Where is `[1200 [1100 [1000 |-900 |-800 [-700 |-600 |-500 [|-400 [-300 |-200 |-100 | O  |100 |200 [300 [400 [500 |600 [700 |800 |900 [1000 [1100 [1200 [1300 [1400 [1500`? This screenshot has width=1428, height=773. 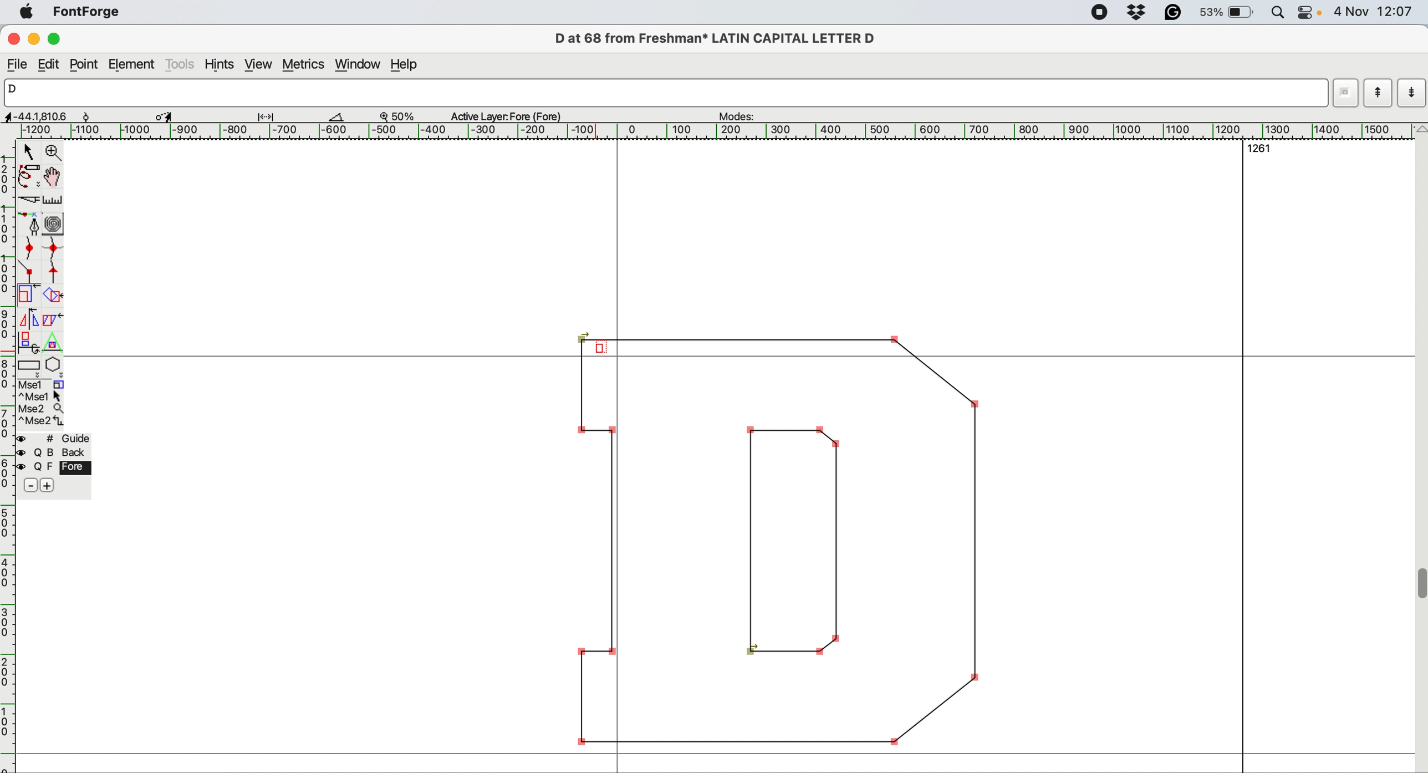 [1200 [1100 [1000 |-900 |-800 [-700 |-600 |-500 [|-400 [-300 |-200 |-100 | O  |100 |200 [300 [400 [500 |600 [700 |800 |900 [1000 [1100 [1200 [1300 [1400 [1500 is located at coordinates (709, 130).